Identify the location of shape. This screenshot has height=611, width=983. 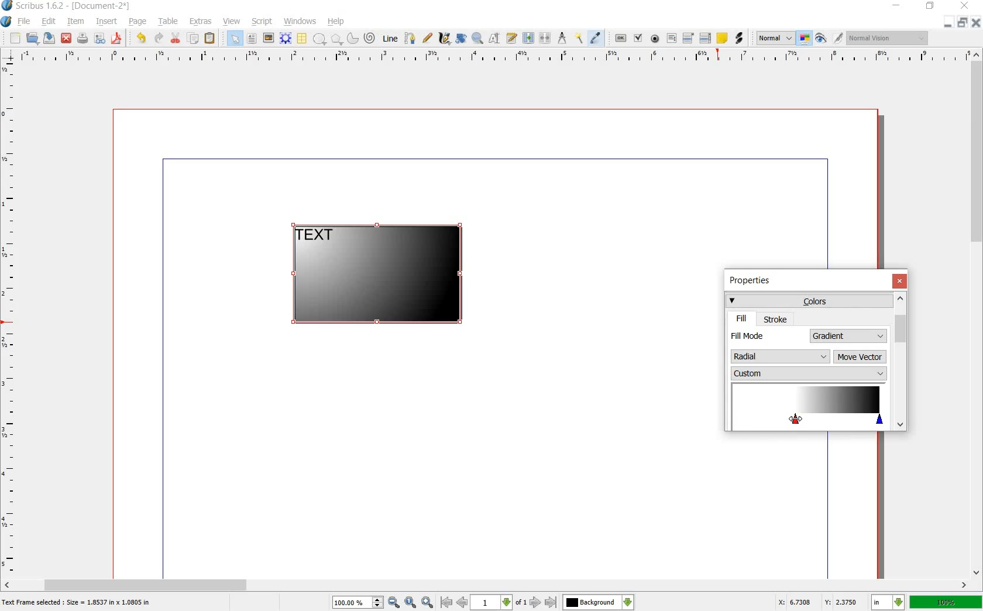
(319, 39).